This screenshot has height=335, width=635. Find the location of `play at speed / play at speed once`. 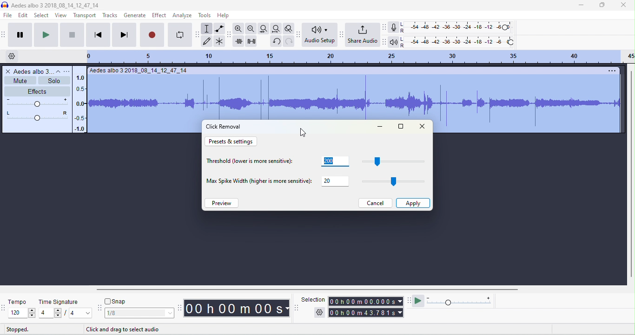

play at speed / play at speed once is located at coordinates (418, 302).